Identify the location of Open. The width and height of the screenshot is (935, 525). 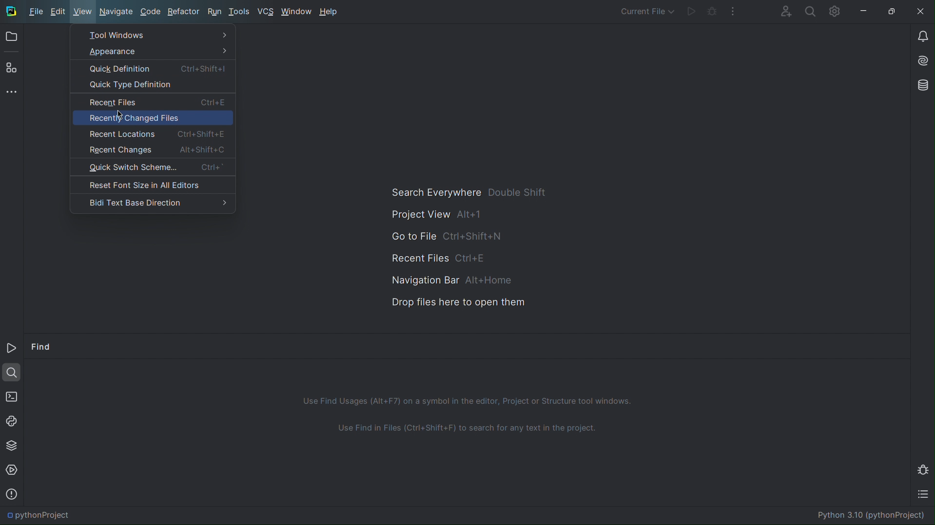
(11, 38).